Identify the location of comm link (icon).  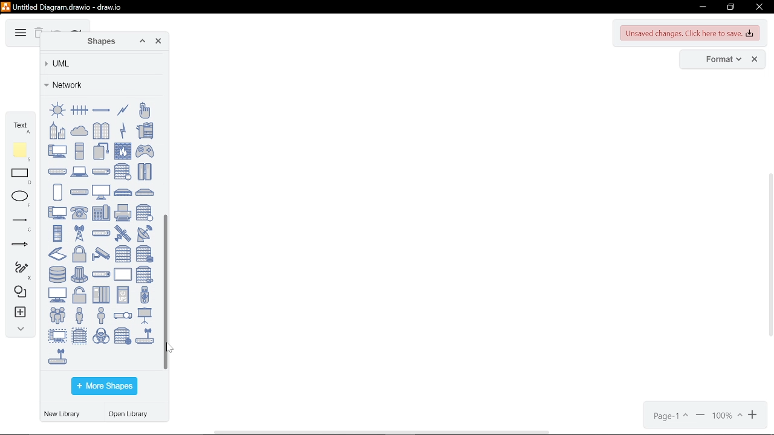
(123, 130).